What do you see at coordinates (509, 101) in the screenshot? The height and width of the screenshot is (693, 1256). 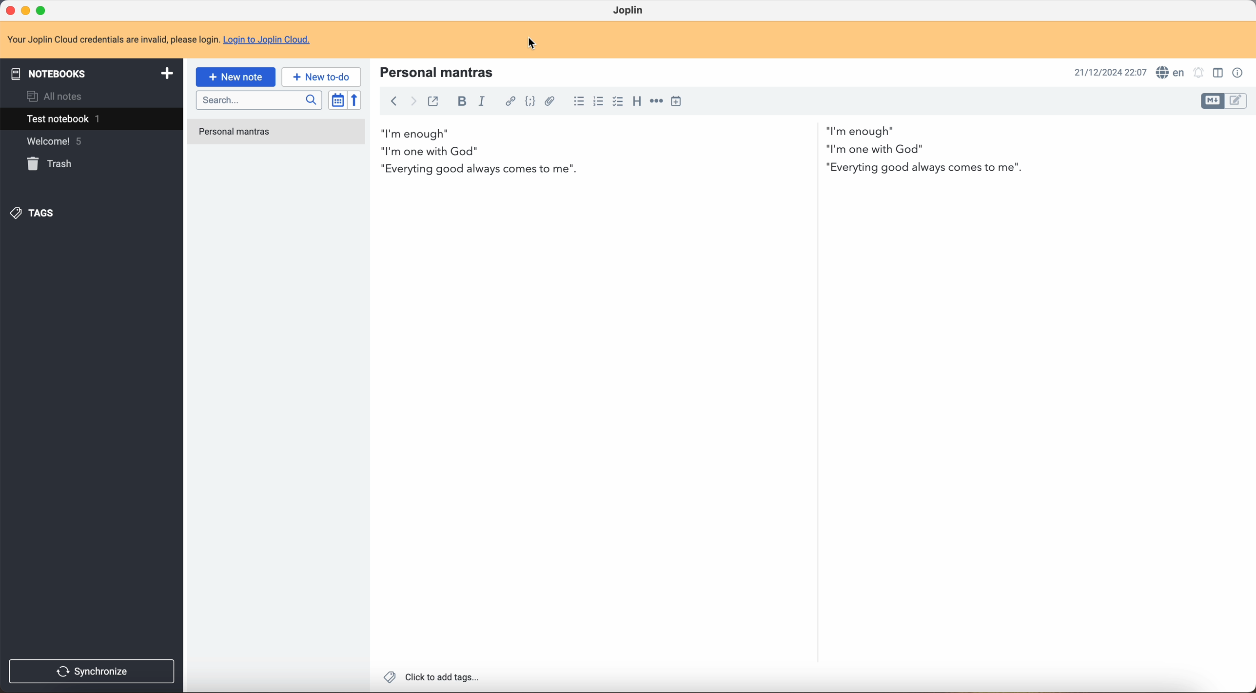 I see `hyperlink` at bounding box center [509, 101].